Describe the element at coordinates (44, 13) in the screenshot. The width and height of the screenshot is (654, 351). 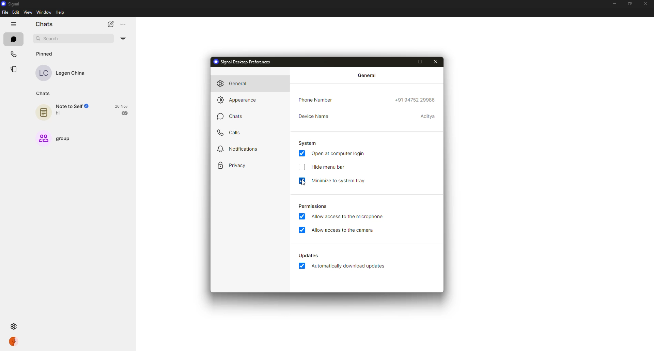
I see `window` at that location.